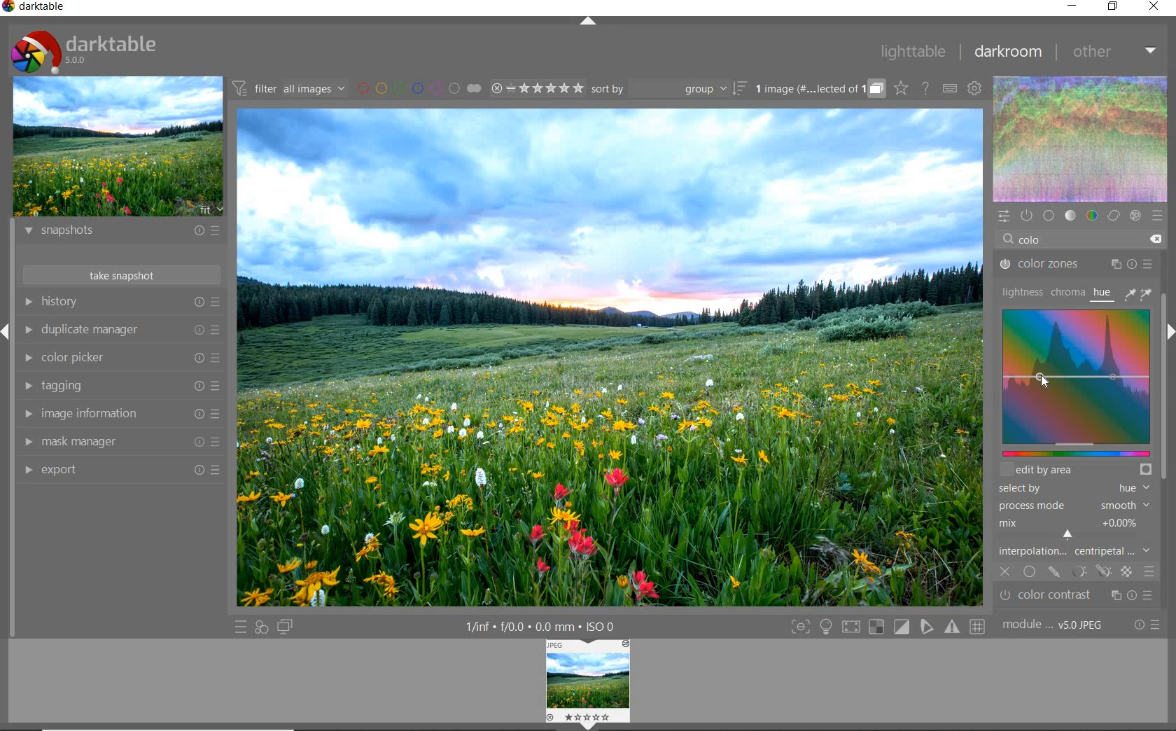  What do you see at coordinates (1091, 216) in the screenshot?
I see `color` at bounding box center [1091, 216].